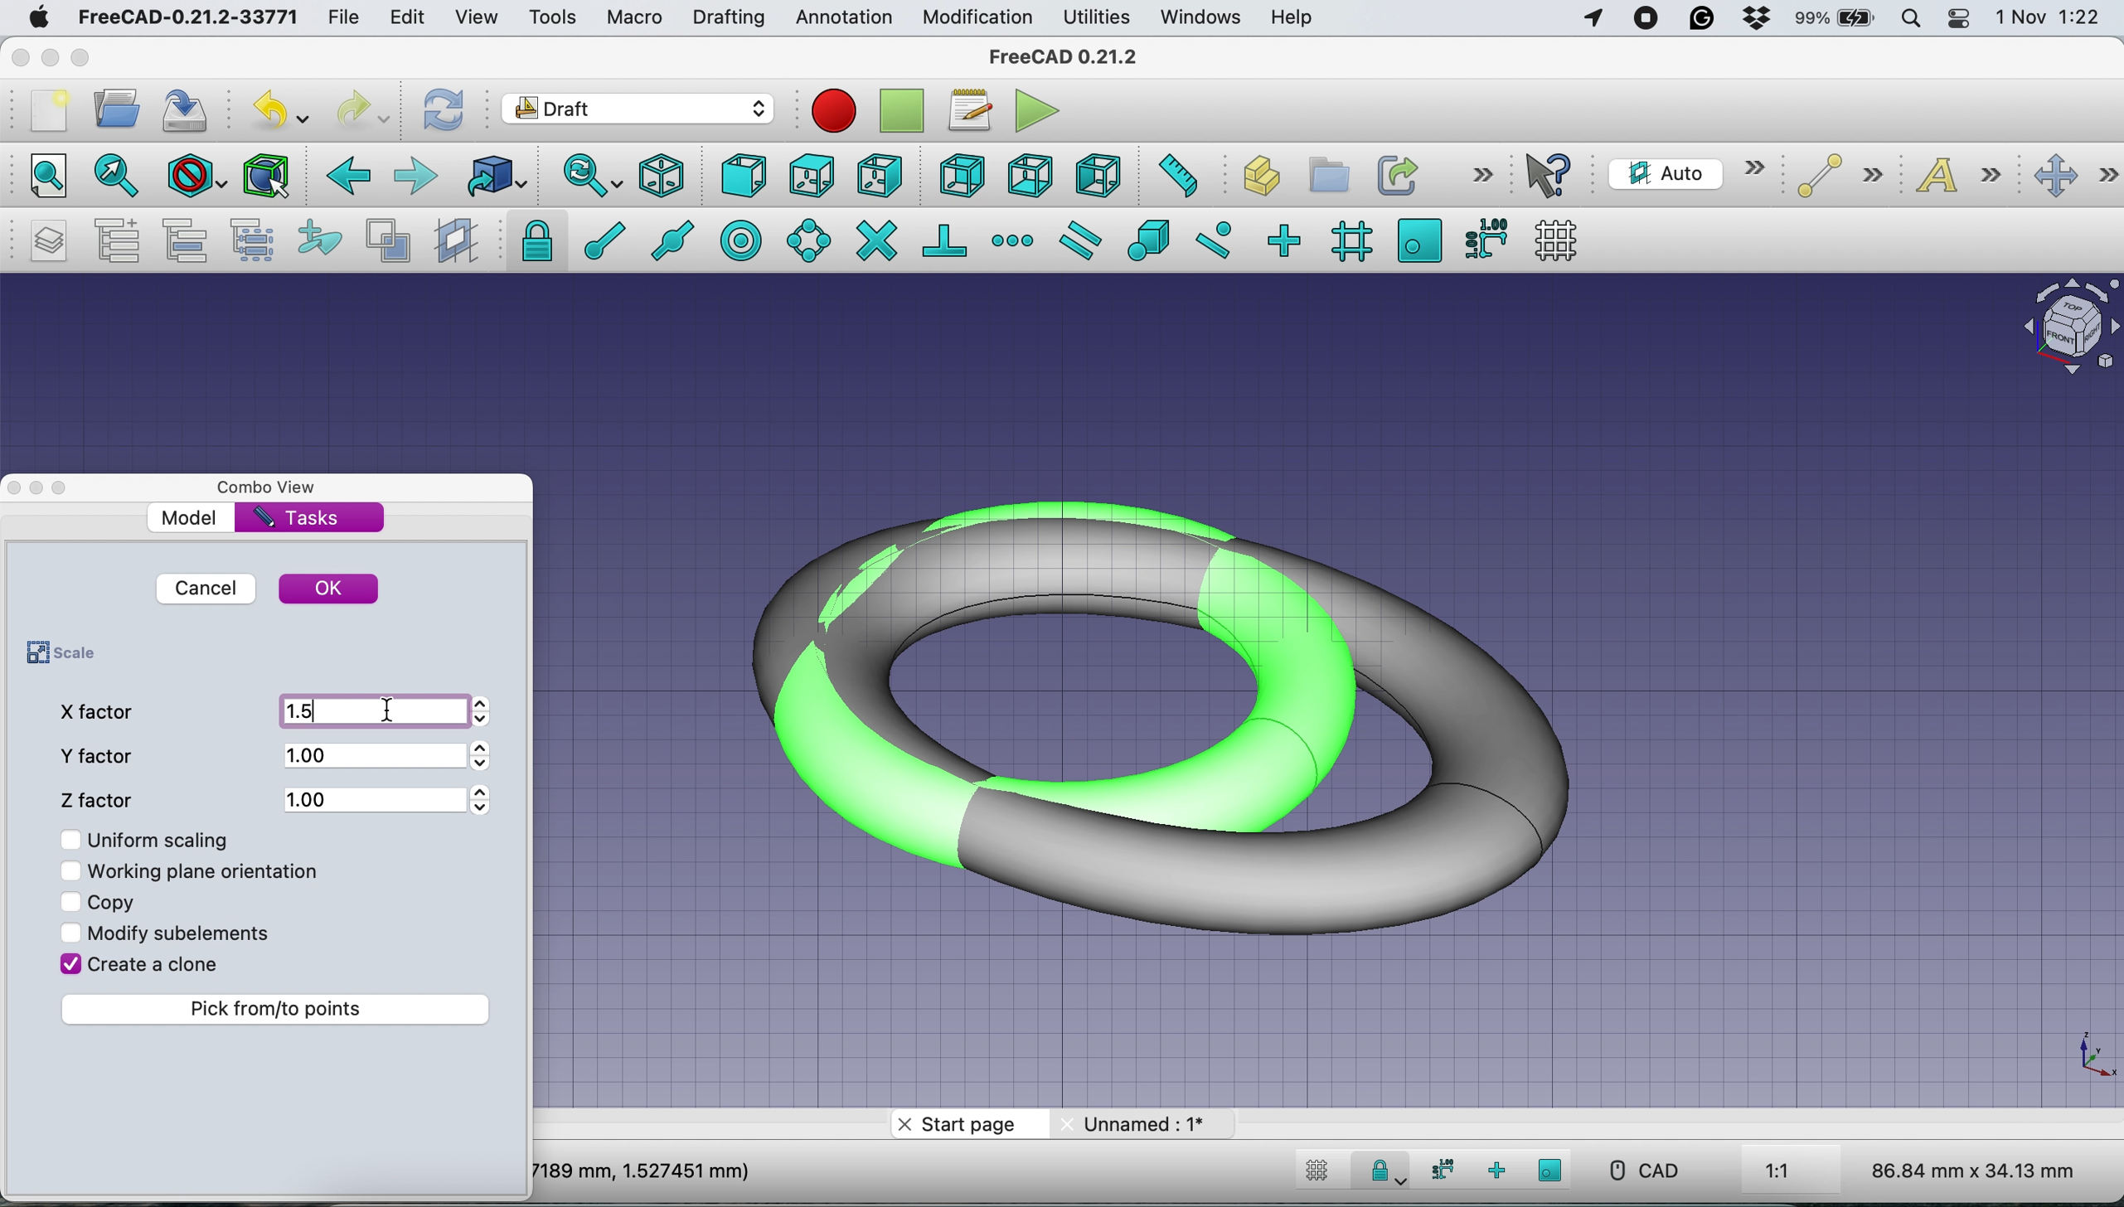 The height and width of the screenshot is (1207, 2124). I want to click on isometric, so click(663, 175).